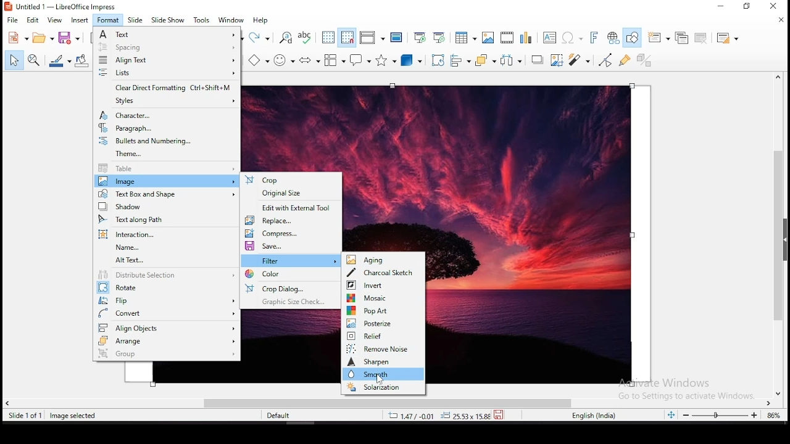 This screenshot has width=790, height=444. Describe the element at coordinates (334, 60) in the screenshot. I see `flowchart` at that location.